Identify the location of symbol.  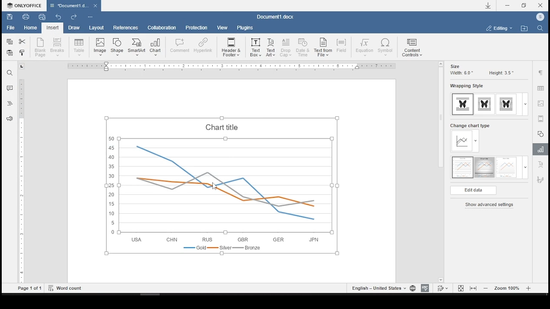
(386, 48).